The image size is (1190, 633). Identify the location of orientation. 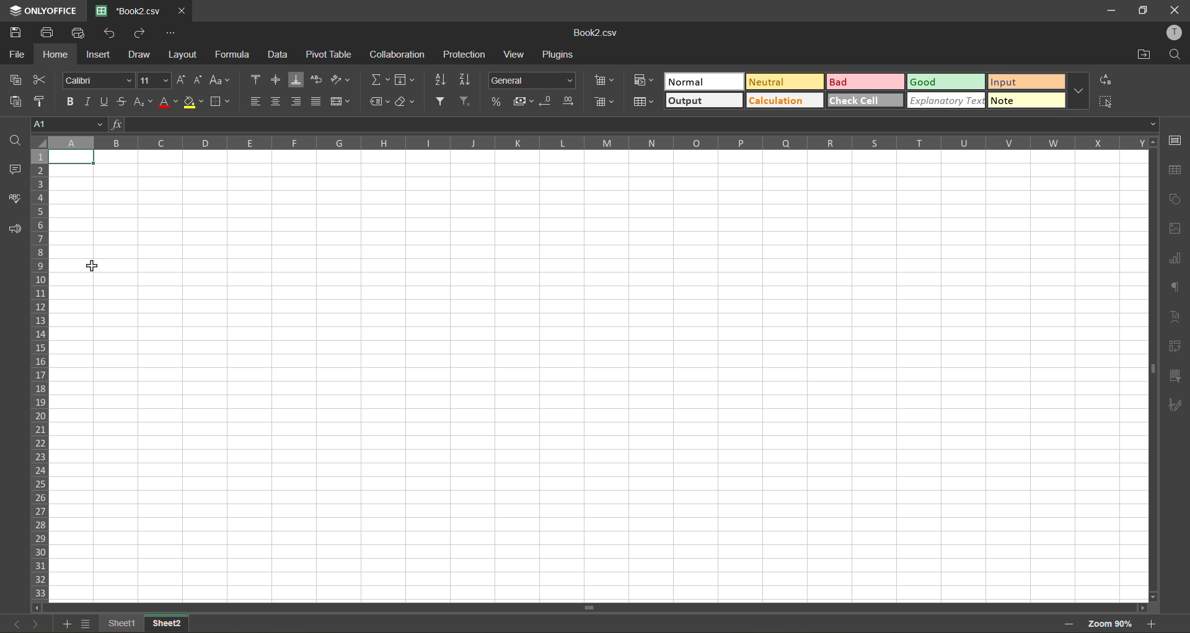
(342, 80).